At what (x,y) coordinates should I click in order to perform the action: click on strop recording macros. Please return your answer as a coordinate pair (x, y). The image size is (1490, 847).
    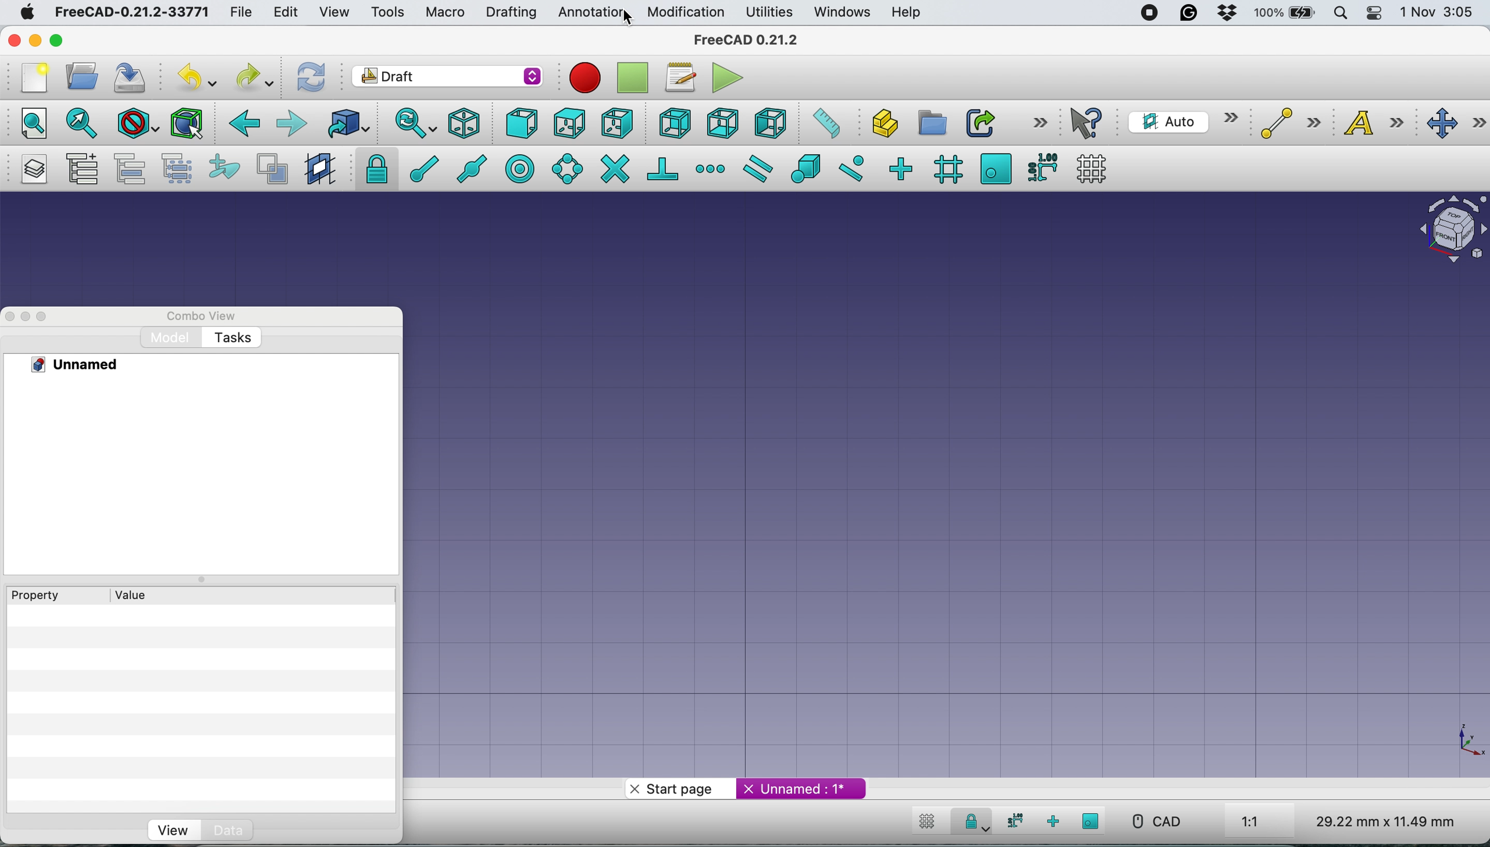
    Looking at the image, I should click on (636, 77).